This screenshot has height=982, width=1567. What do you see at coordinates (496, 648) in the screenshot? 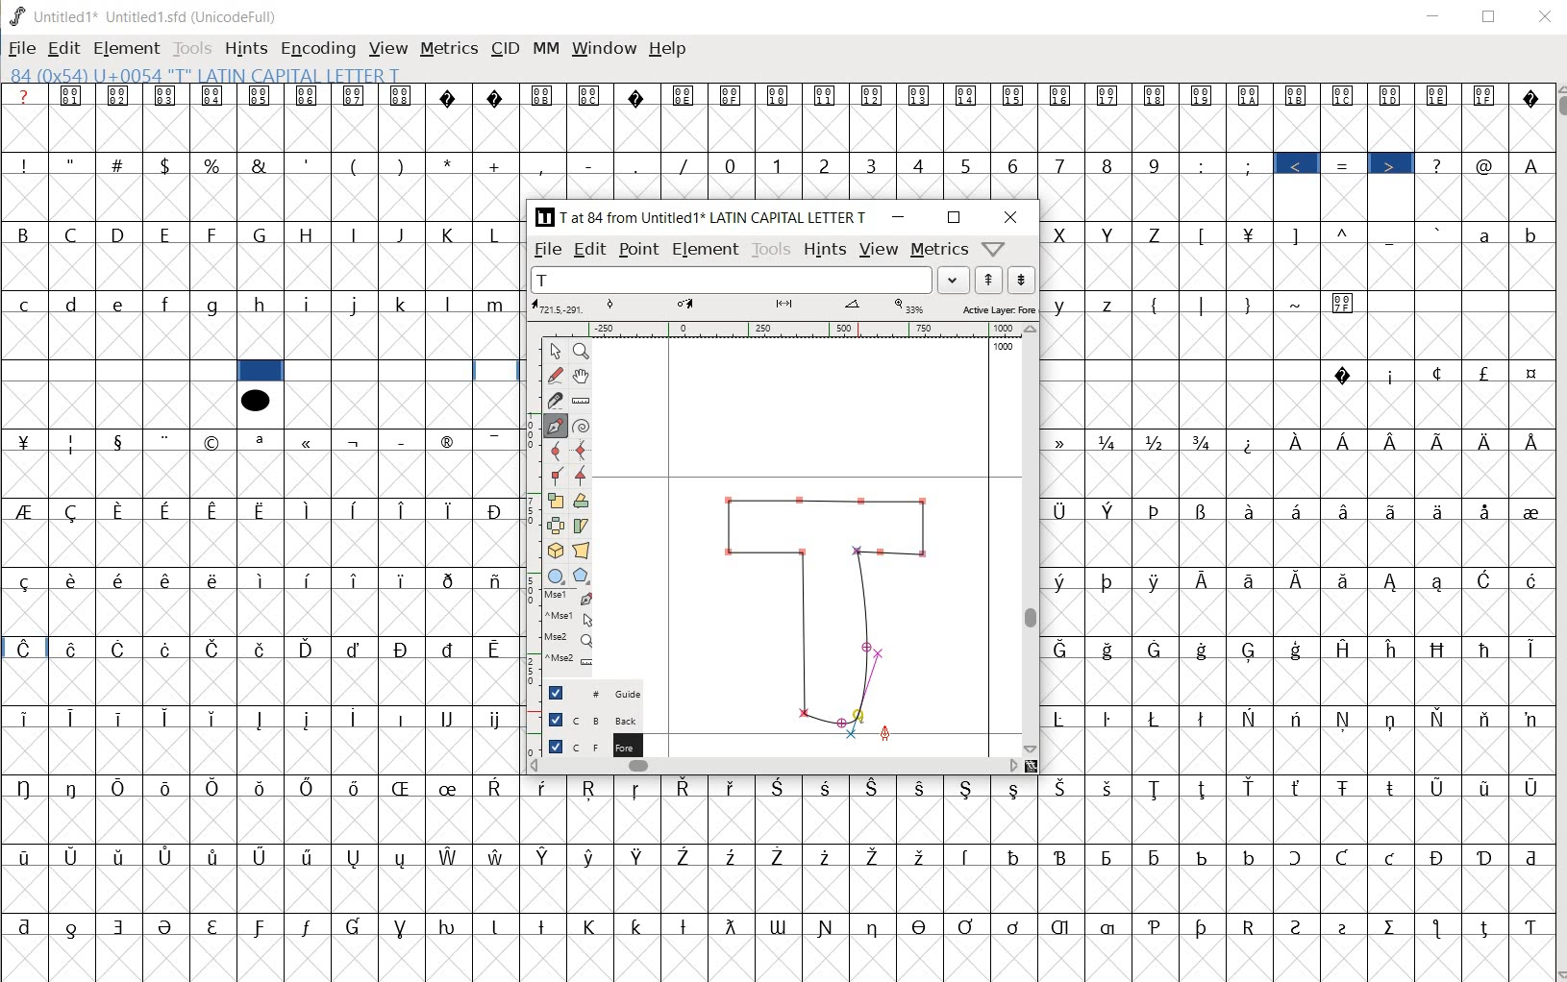
I see `Symbol` at bounding box center [496, 648].